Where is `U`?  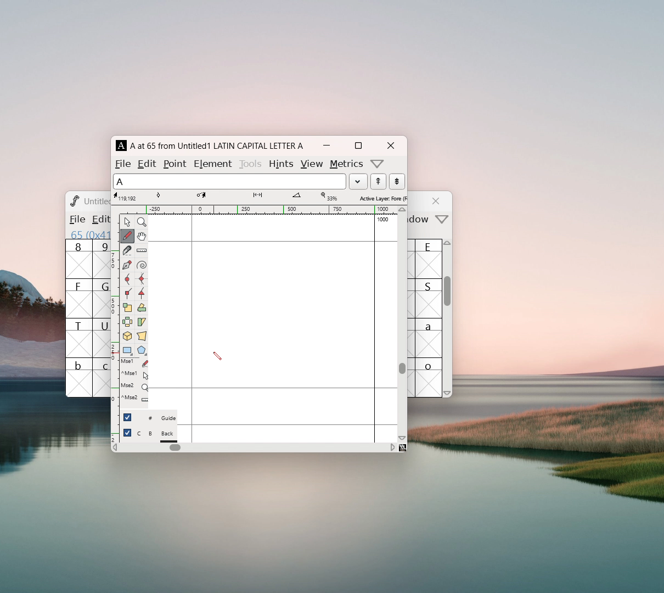 U is located at coordinates (102, 338).